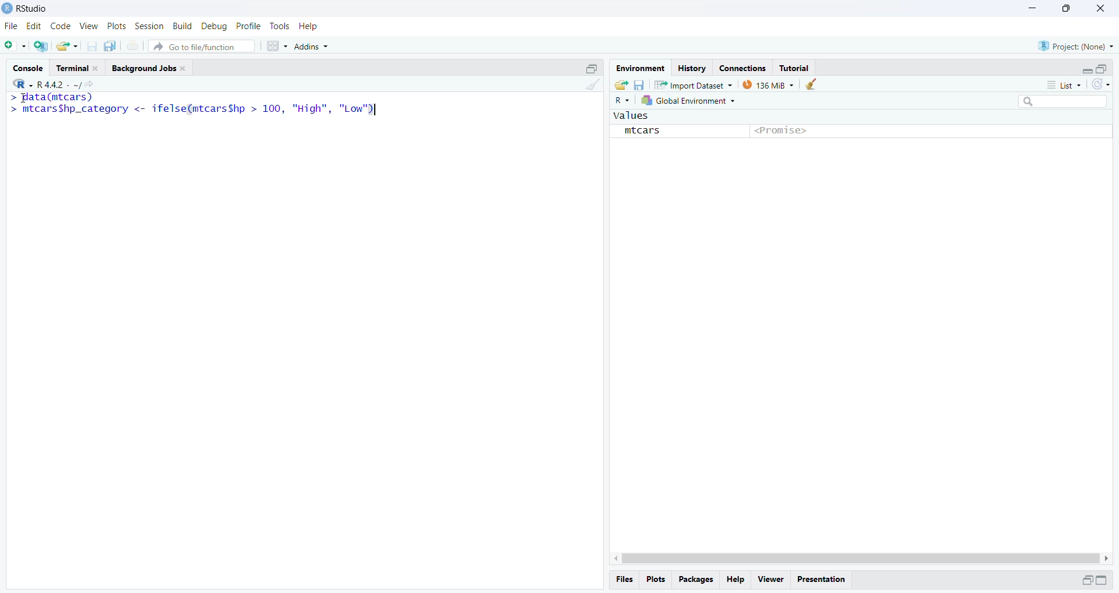 Image resolution: width=1119 pixels, height=593 pixels. Describe the element at coordinates (691, 102) in the screenshot. I see `Global Environment` at that location.